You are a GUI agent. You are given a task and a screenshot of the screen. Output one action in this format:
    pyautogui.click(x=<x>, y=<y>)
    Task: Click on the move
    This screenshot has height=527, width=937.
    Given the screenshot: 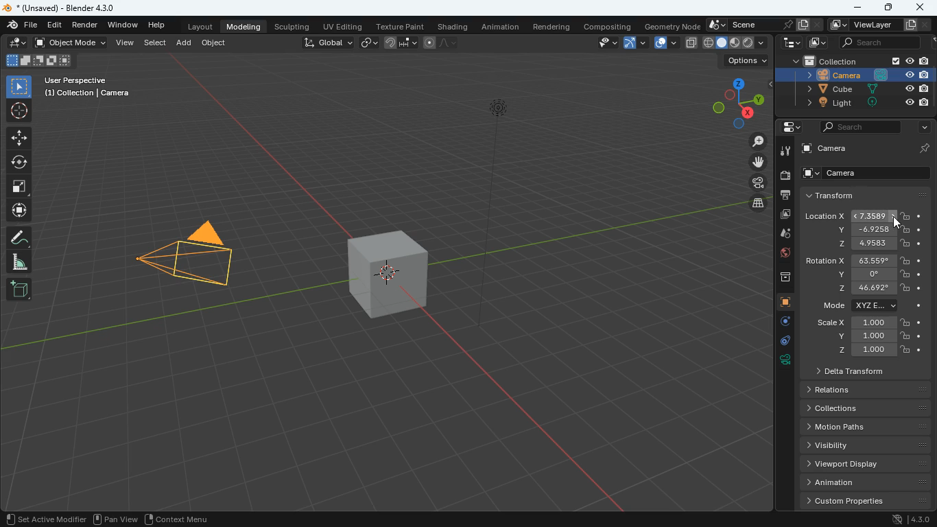 What is the action you would take?
    pyautogui.click(x=20, y=137)
    